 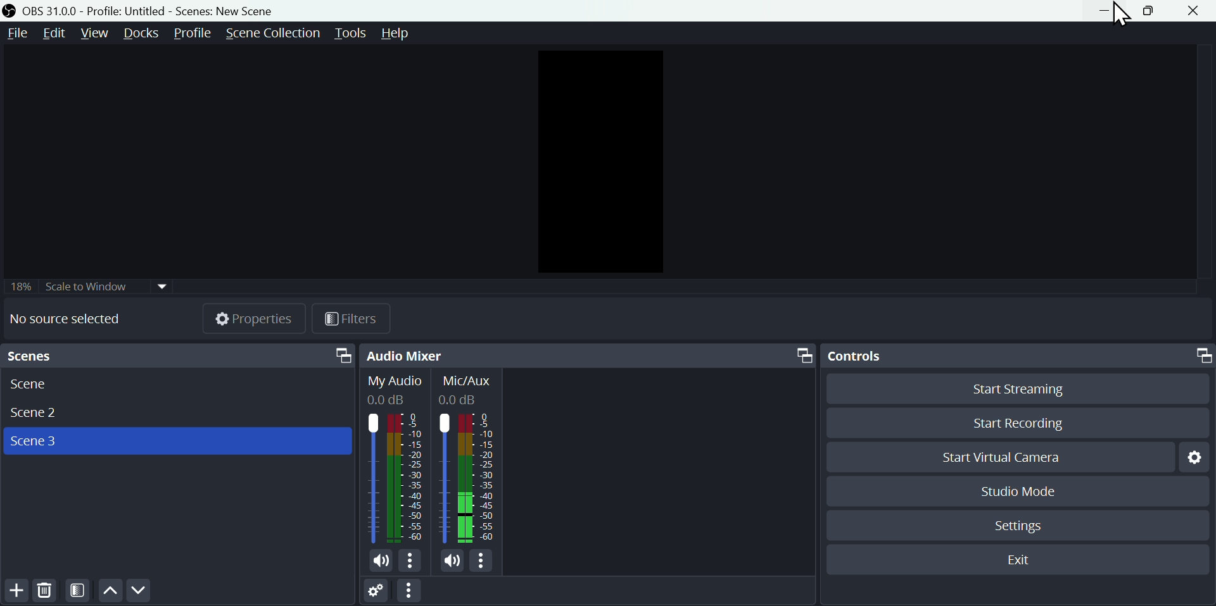 What do you see at coordinates (79, 592) in the screenshot?
I see `Filter` at bounding box center [79, 592].